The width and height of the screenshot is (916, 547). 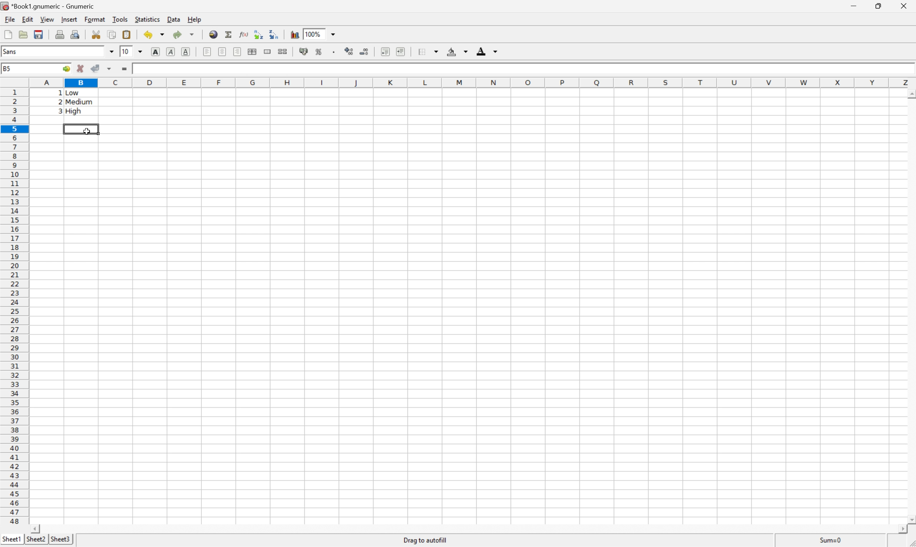 I want to click on High, so click(x=76, y=111).